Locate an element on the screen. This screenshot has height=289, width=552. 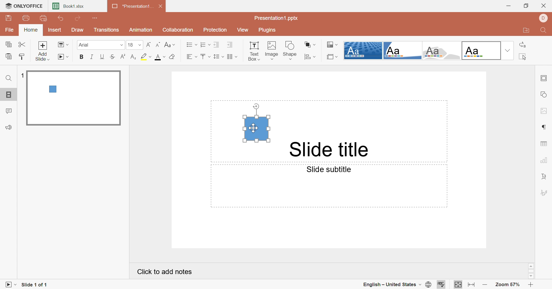
Dotted is located at coordinates (362, 50).